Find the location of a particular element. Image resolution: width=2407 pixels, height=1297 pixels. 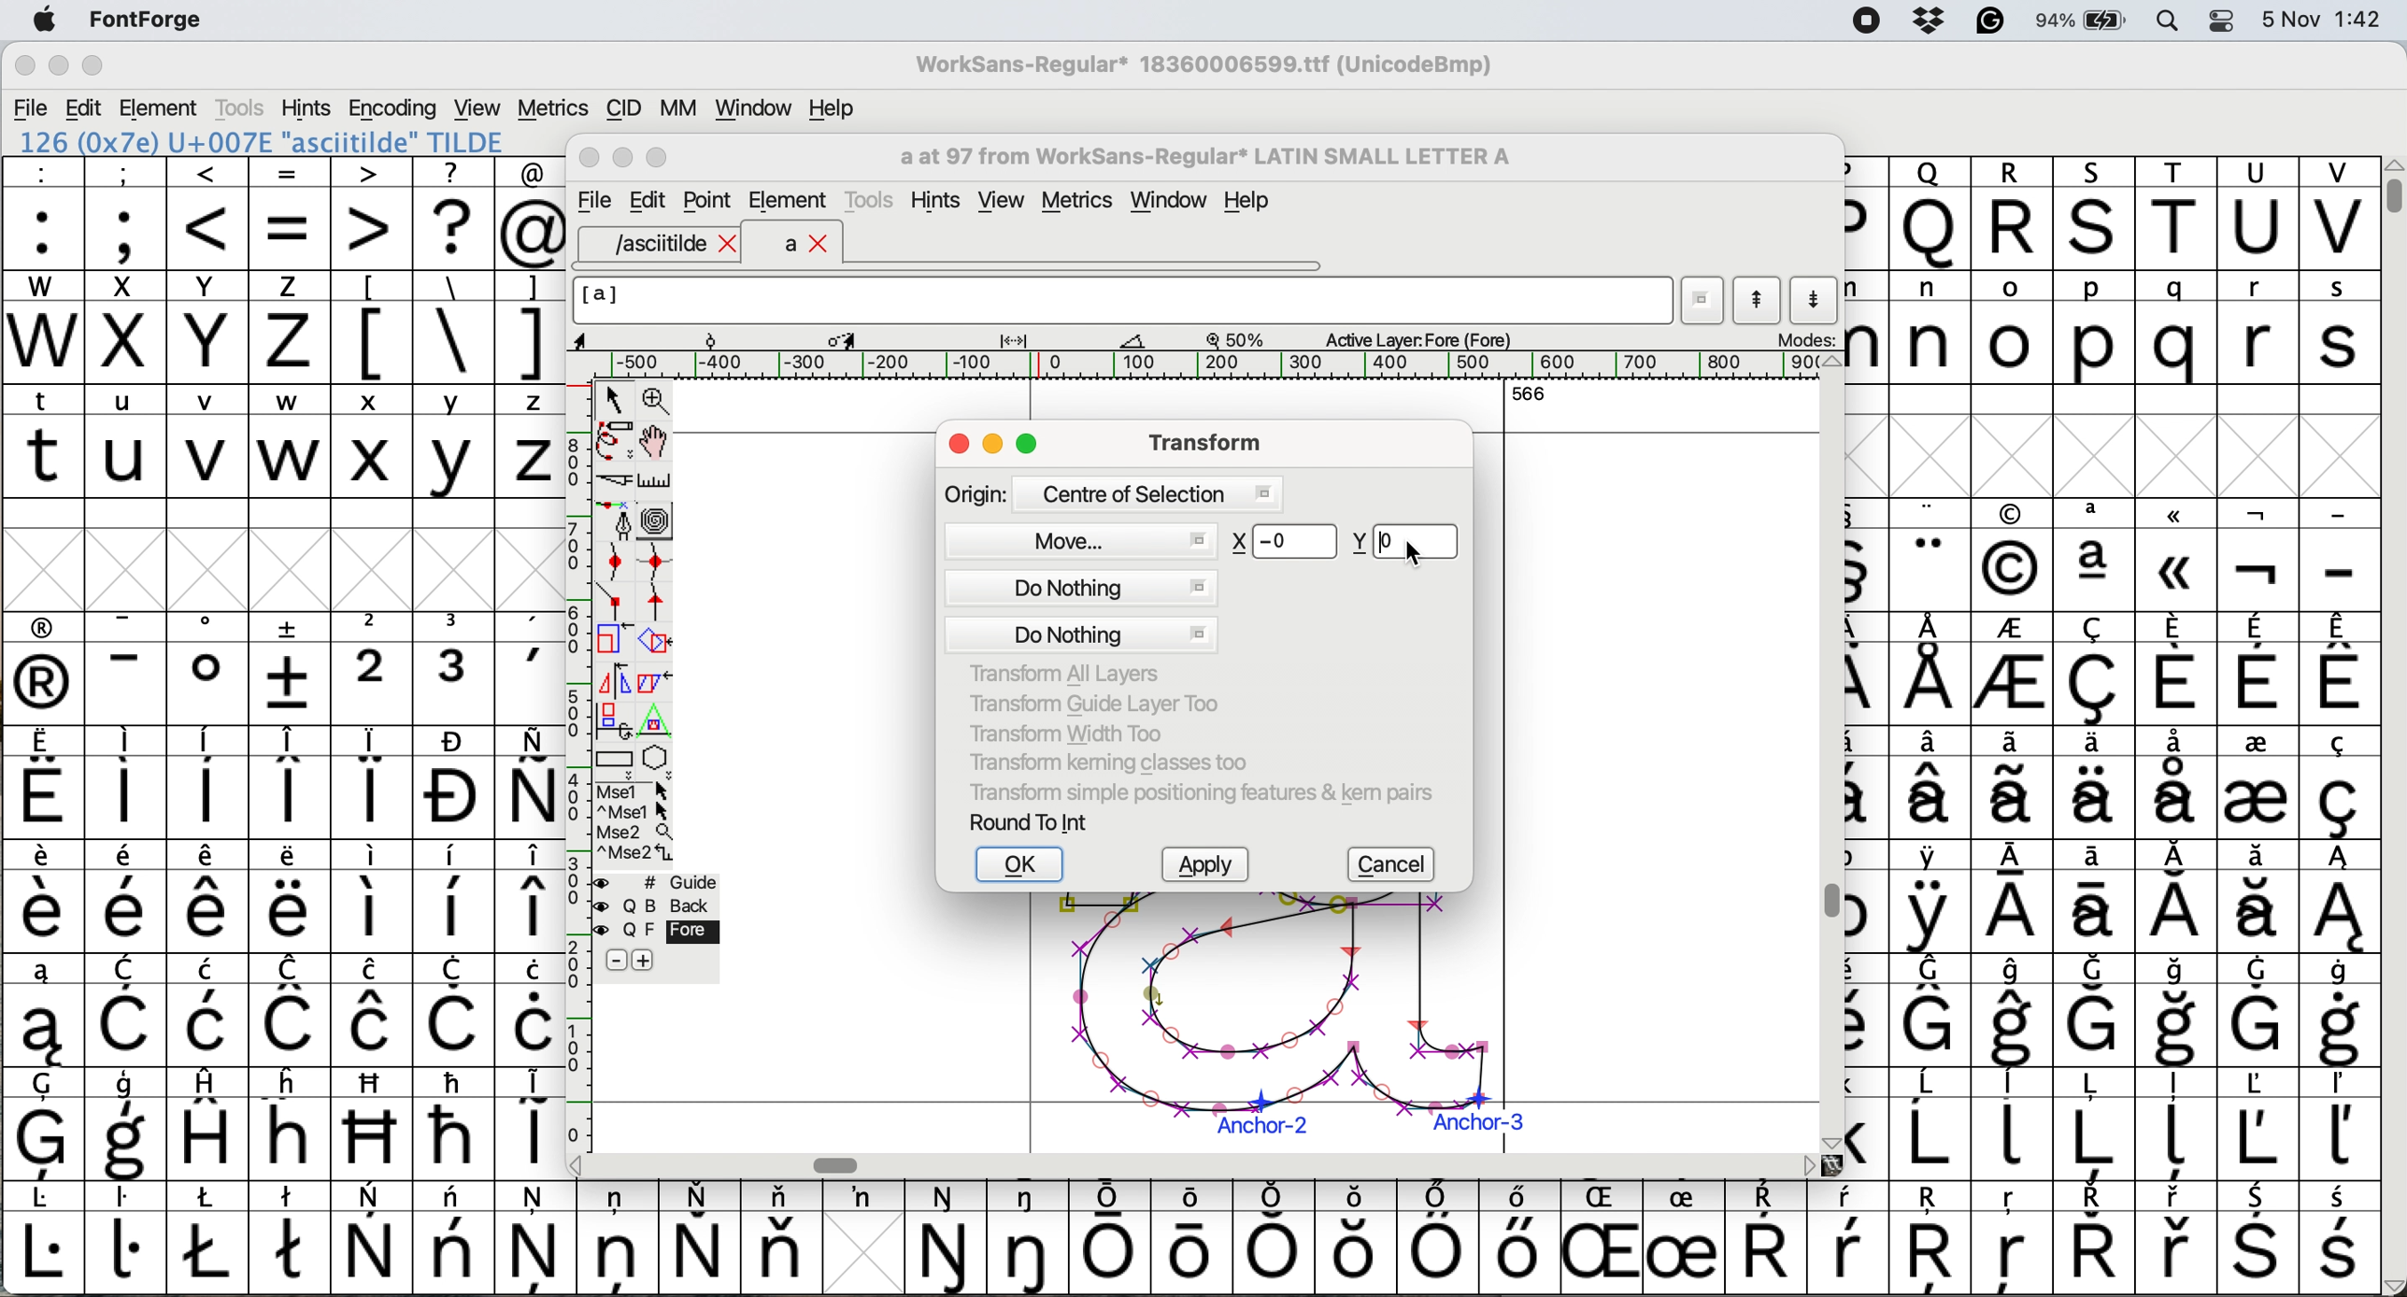

U is located at coordinates (2257, 214).